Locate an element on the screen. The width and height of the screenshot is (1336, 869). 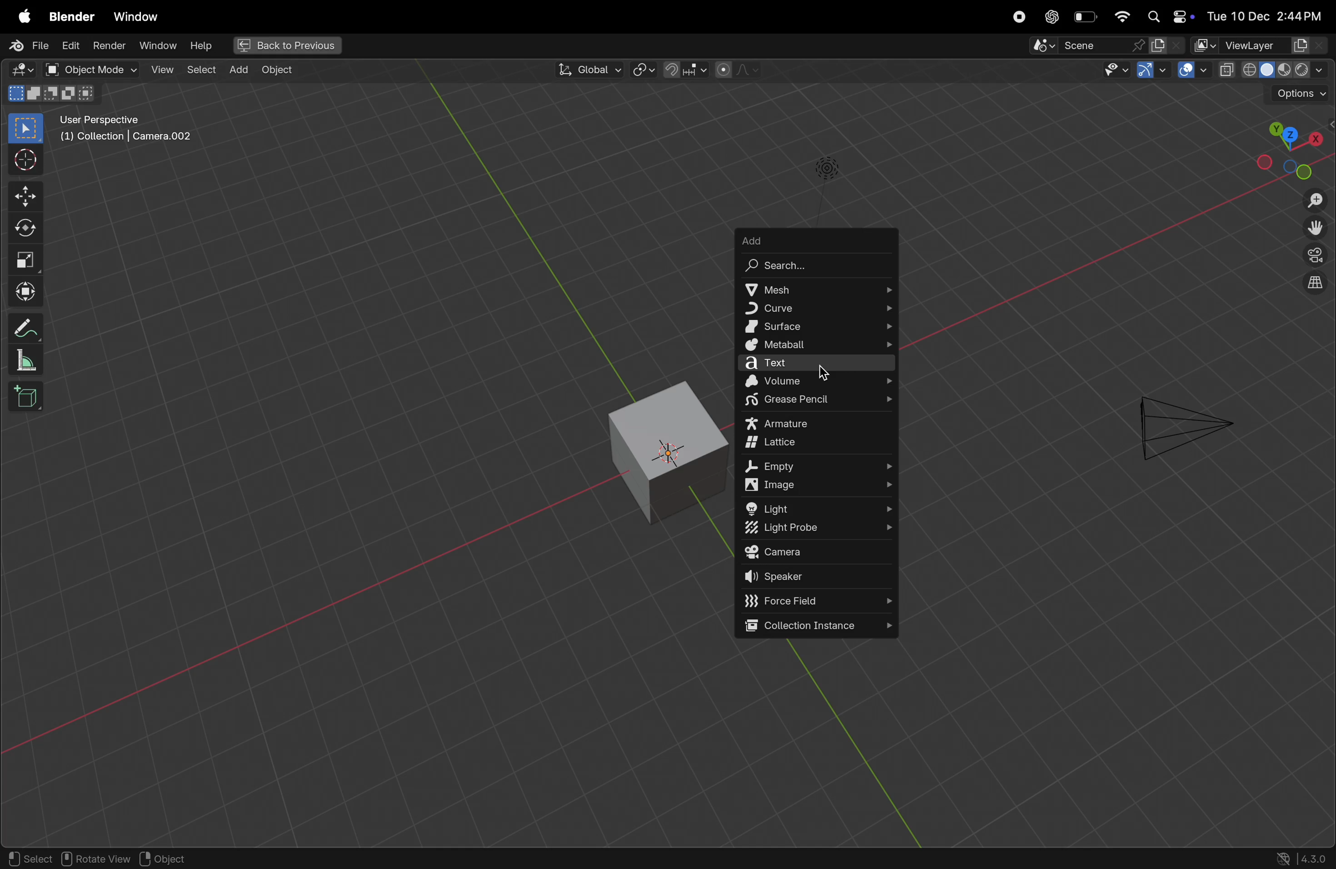
view is located at coordinates (162, 71).